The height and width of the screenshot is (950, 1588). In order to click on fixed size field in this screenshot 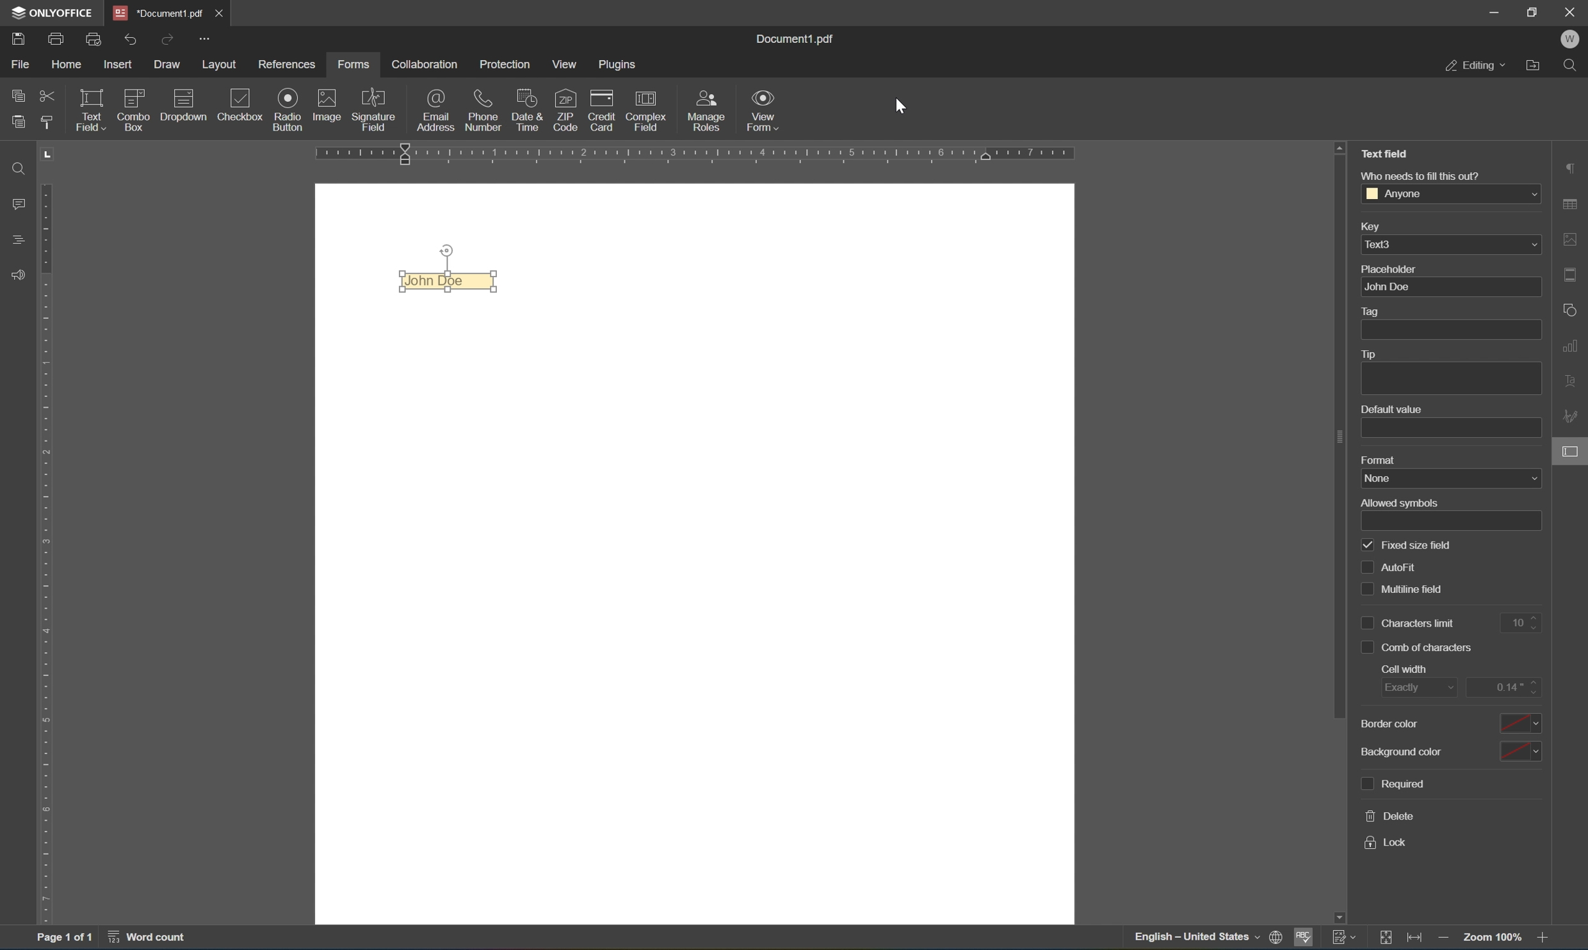, I will do `click(1409, 545)`.